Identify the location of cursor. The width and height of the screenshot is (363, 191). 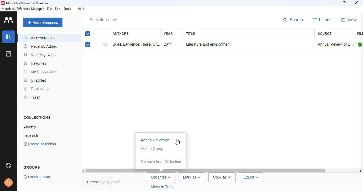
(177, 142).